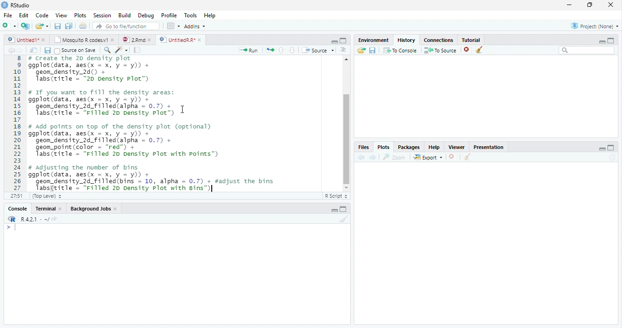 The image size is (622, 328). I want to click on close, so click(200, 40).